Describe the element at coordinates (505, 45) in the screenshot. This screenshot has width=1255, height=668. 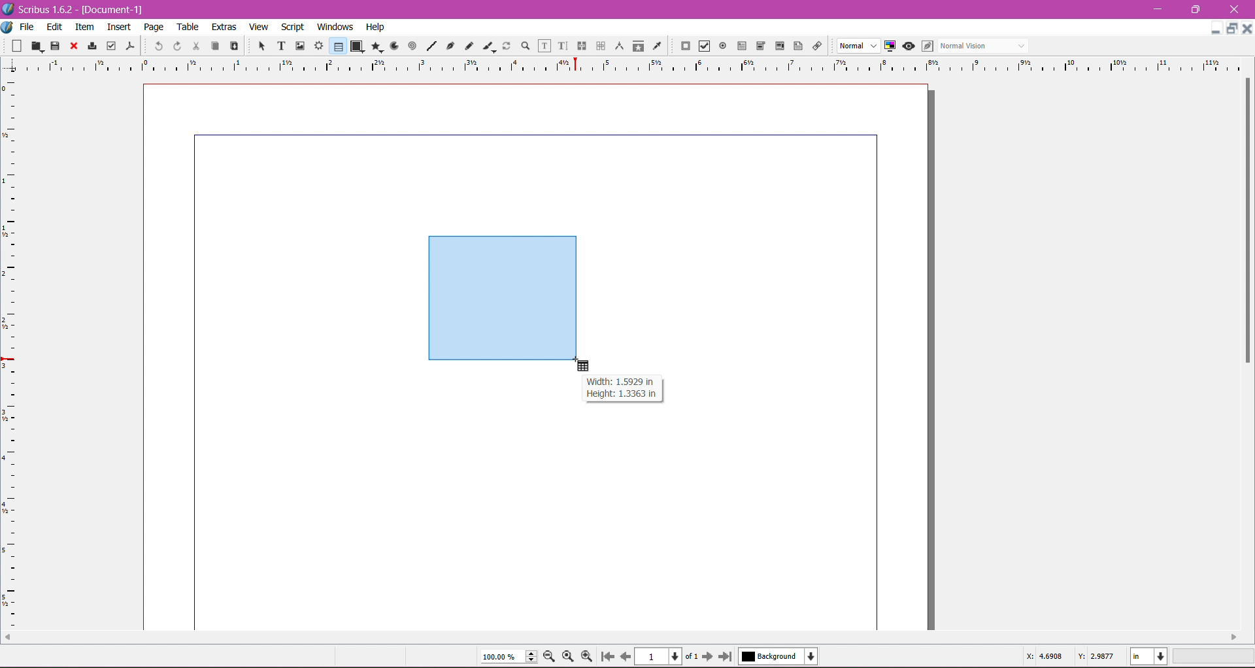
I see `Rotate Them` at that location.